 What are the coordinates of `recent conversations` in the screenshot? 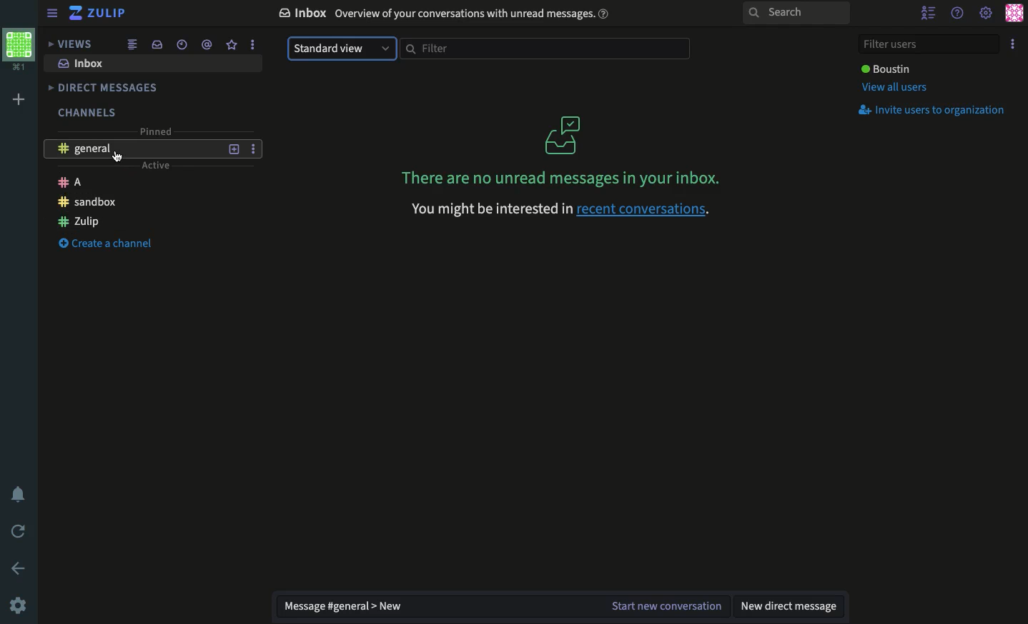 It's located at (572, 208).